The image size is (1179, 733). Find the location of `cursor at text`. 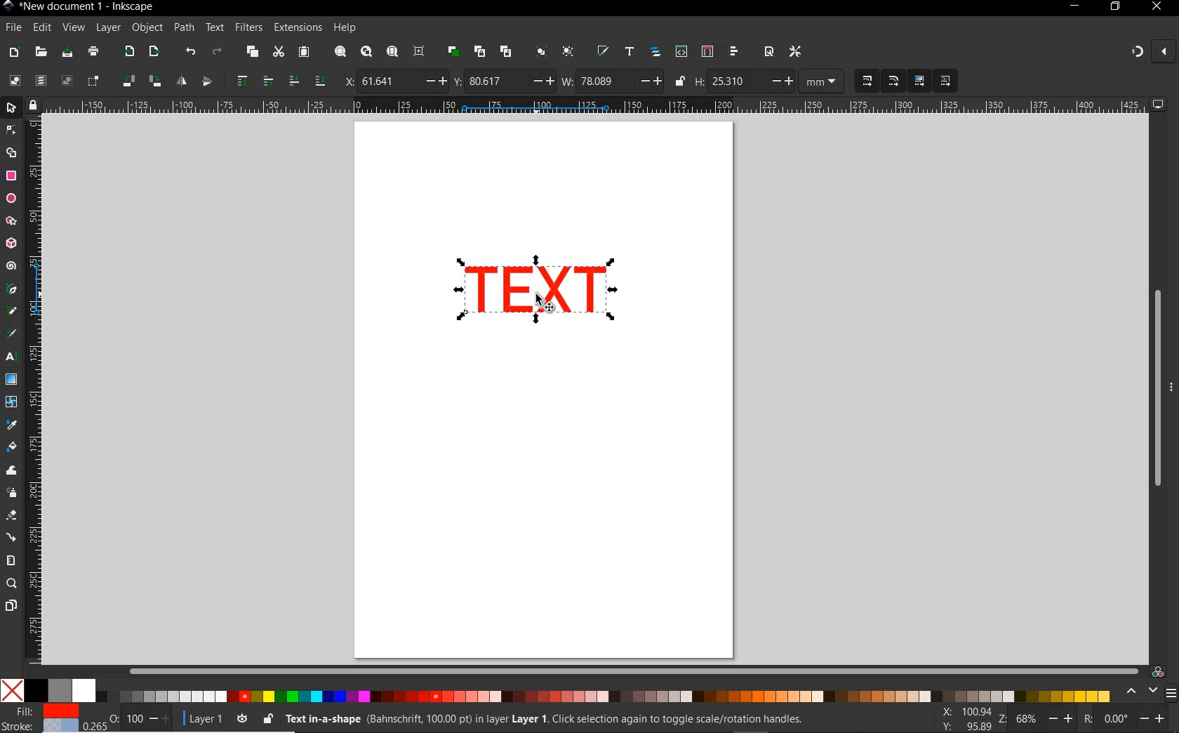

cursor at text is located at coordinates (546, 303).